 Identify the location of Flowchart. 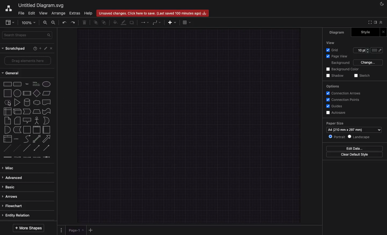
(13, 206).